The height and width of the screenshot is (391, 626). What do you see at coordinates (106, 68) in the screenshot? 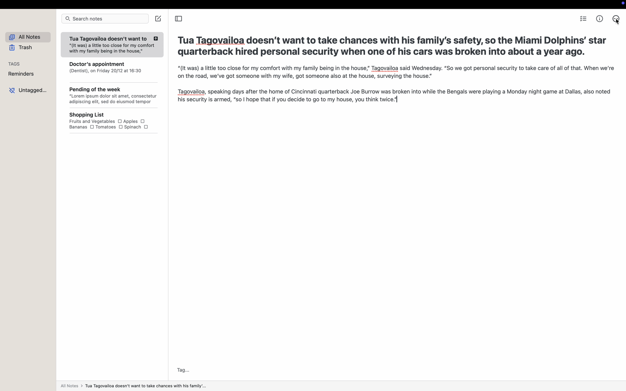
I see `Doctor's appointment
(Dentist), on Friday 20/12 at 16:30` at bounding box center [106, 68].